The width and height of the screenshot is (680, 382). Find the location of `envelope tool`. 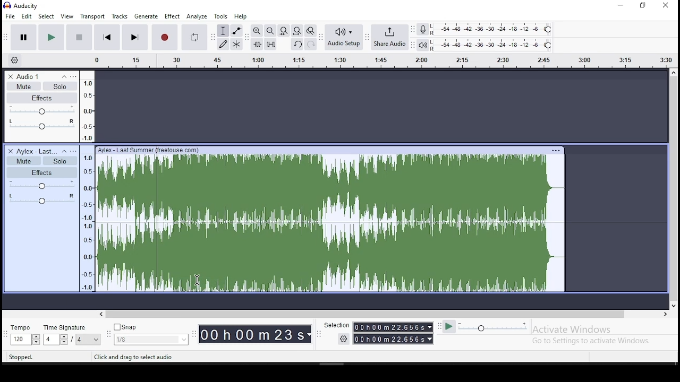

envelope tool is located at coordinates (236, 31).